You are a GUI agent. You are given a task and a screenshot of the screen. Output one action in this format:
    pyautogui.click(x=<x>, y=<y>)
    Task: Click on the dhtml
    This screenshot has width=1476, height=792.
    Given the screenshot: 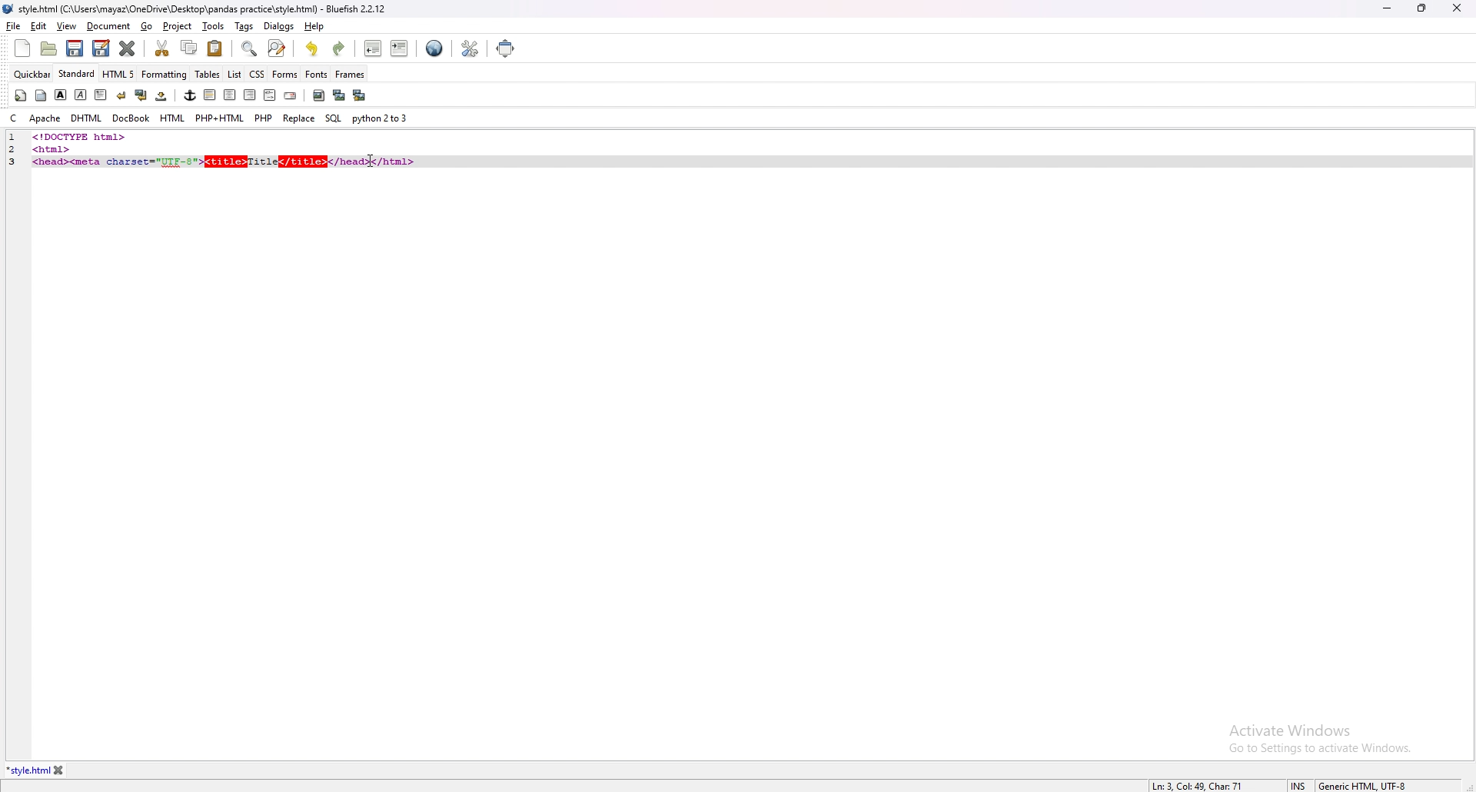 What is the action you would take?
    pyautogui.click(x=86, y=119)
    